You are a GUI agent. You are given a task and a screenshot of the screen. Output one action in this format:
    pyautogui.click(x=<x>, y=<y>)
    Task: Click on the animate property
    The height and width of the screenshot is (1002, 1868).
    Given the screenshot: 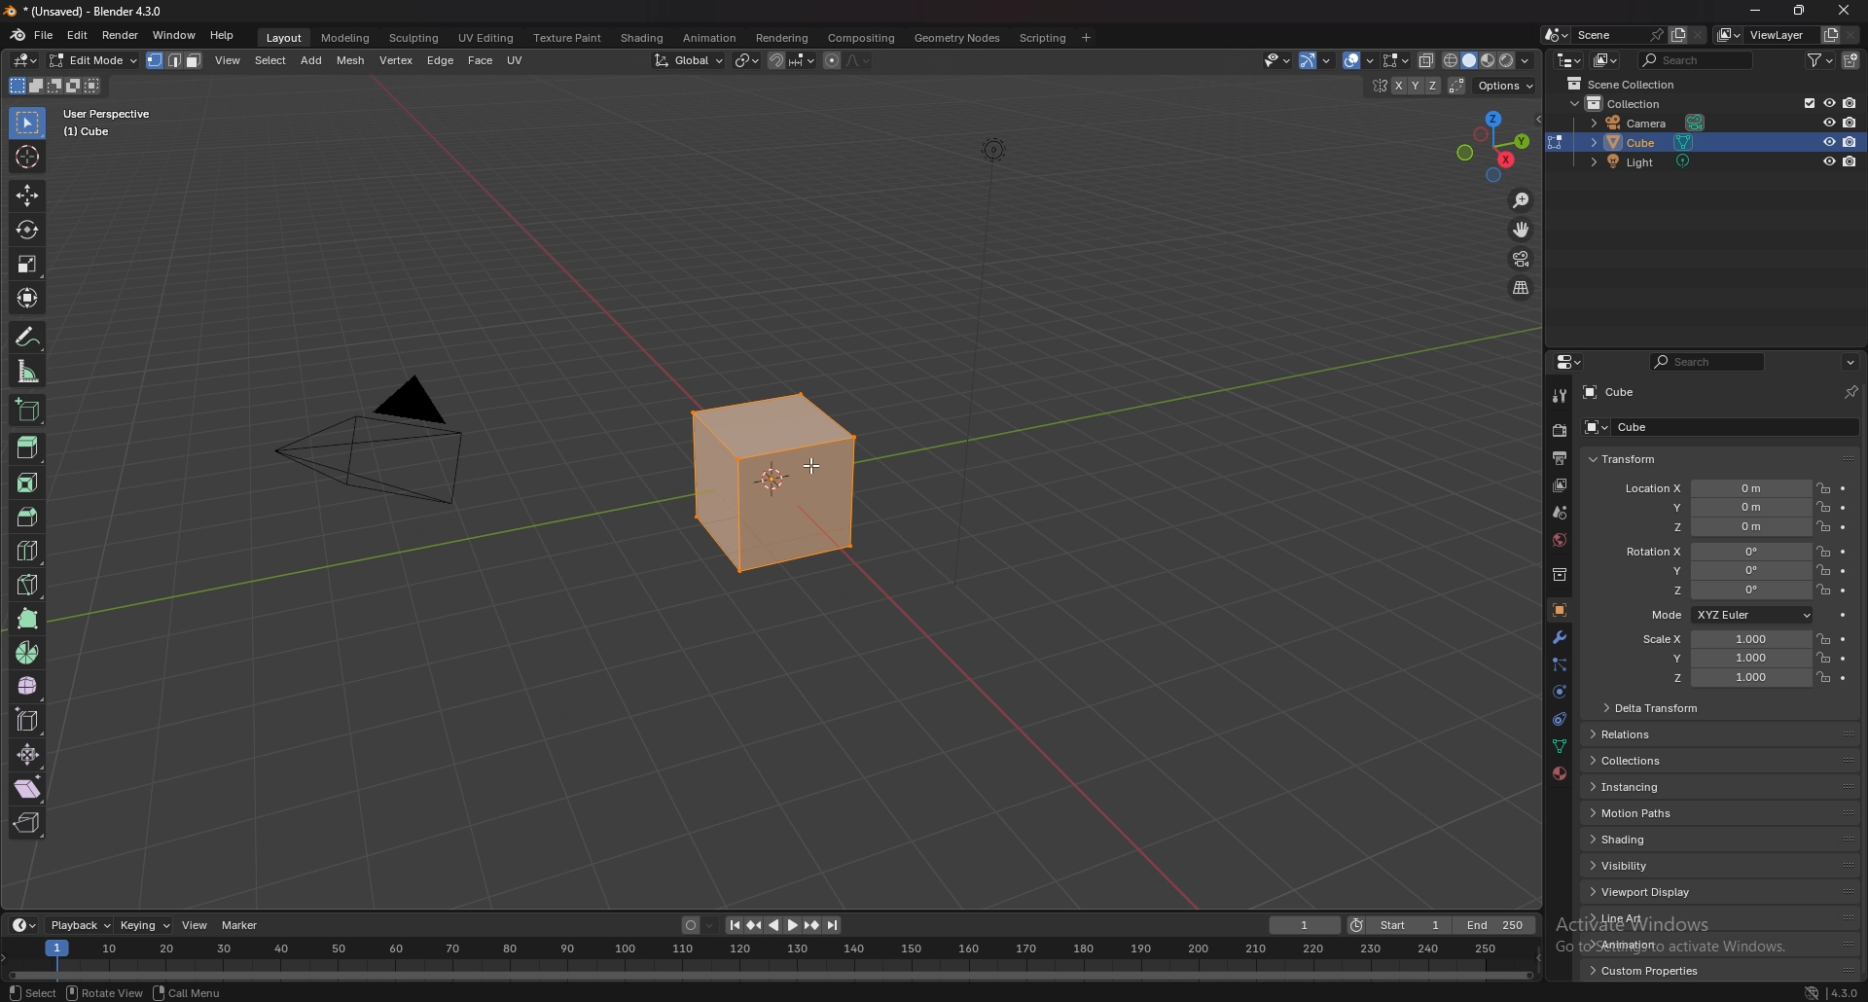 What is the action you would take?
    pyautogui.click(x=1848, y=615)
    